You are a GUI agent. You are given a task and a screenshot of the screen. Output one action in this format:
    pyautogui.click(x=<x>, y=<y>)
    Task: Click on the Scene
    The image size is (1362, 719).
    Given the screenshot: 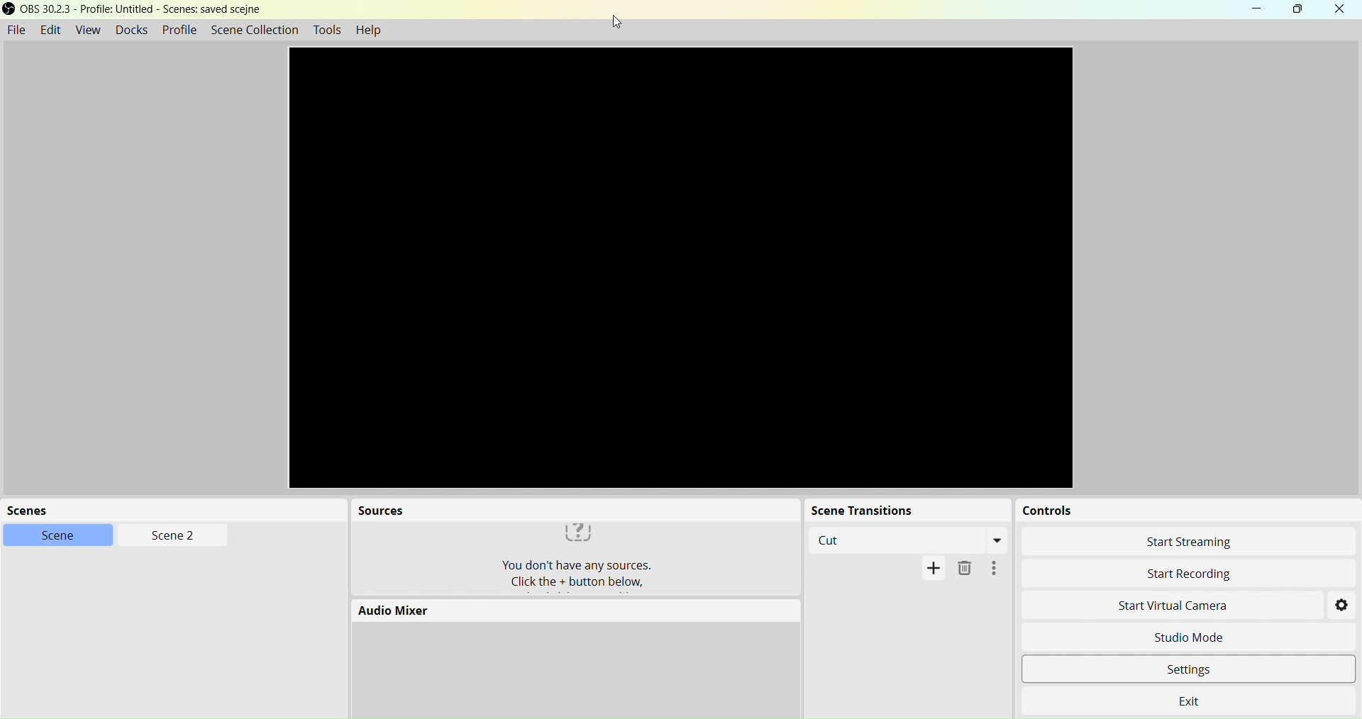 What is the action you would take?
    pyautogui.click(x=56, y=535)
    